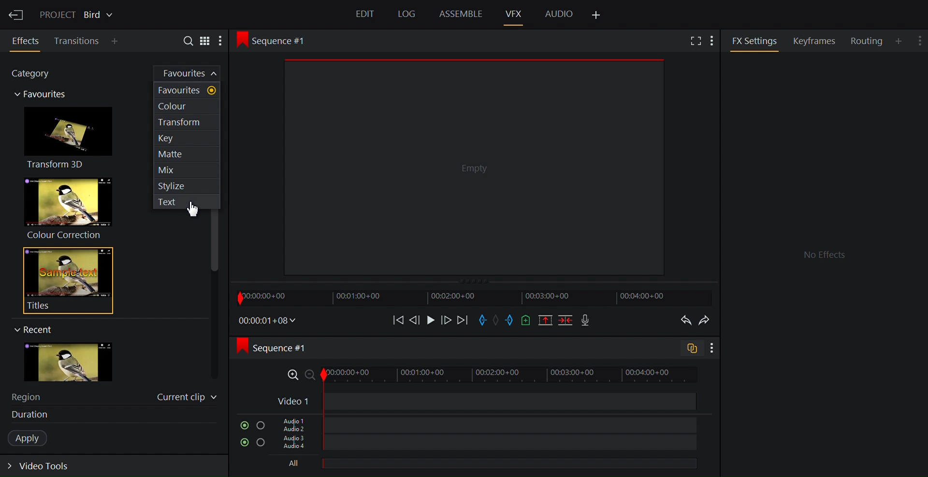 The image size is (928, 477). What do you see at coordinates (77, 41) in the screenshot?
I see `Transition` at bounding box center [77, 41].